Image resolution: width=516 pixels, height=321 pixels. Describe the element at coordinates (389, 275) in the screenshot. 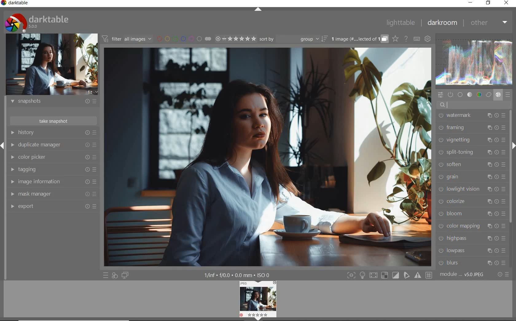

I see `Toggle modes` at that location.